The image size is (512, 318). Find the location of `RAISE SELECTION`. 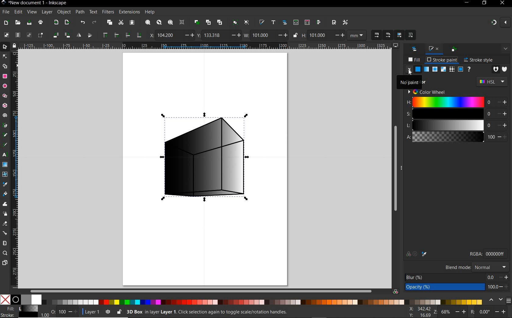

RAISE SELECTION is located at coordinates (116, 35).